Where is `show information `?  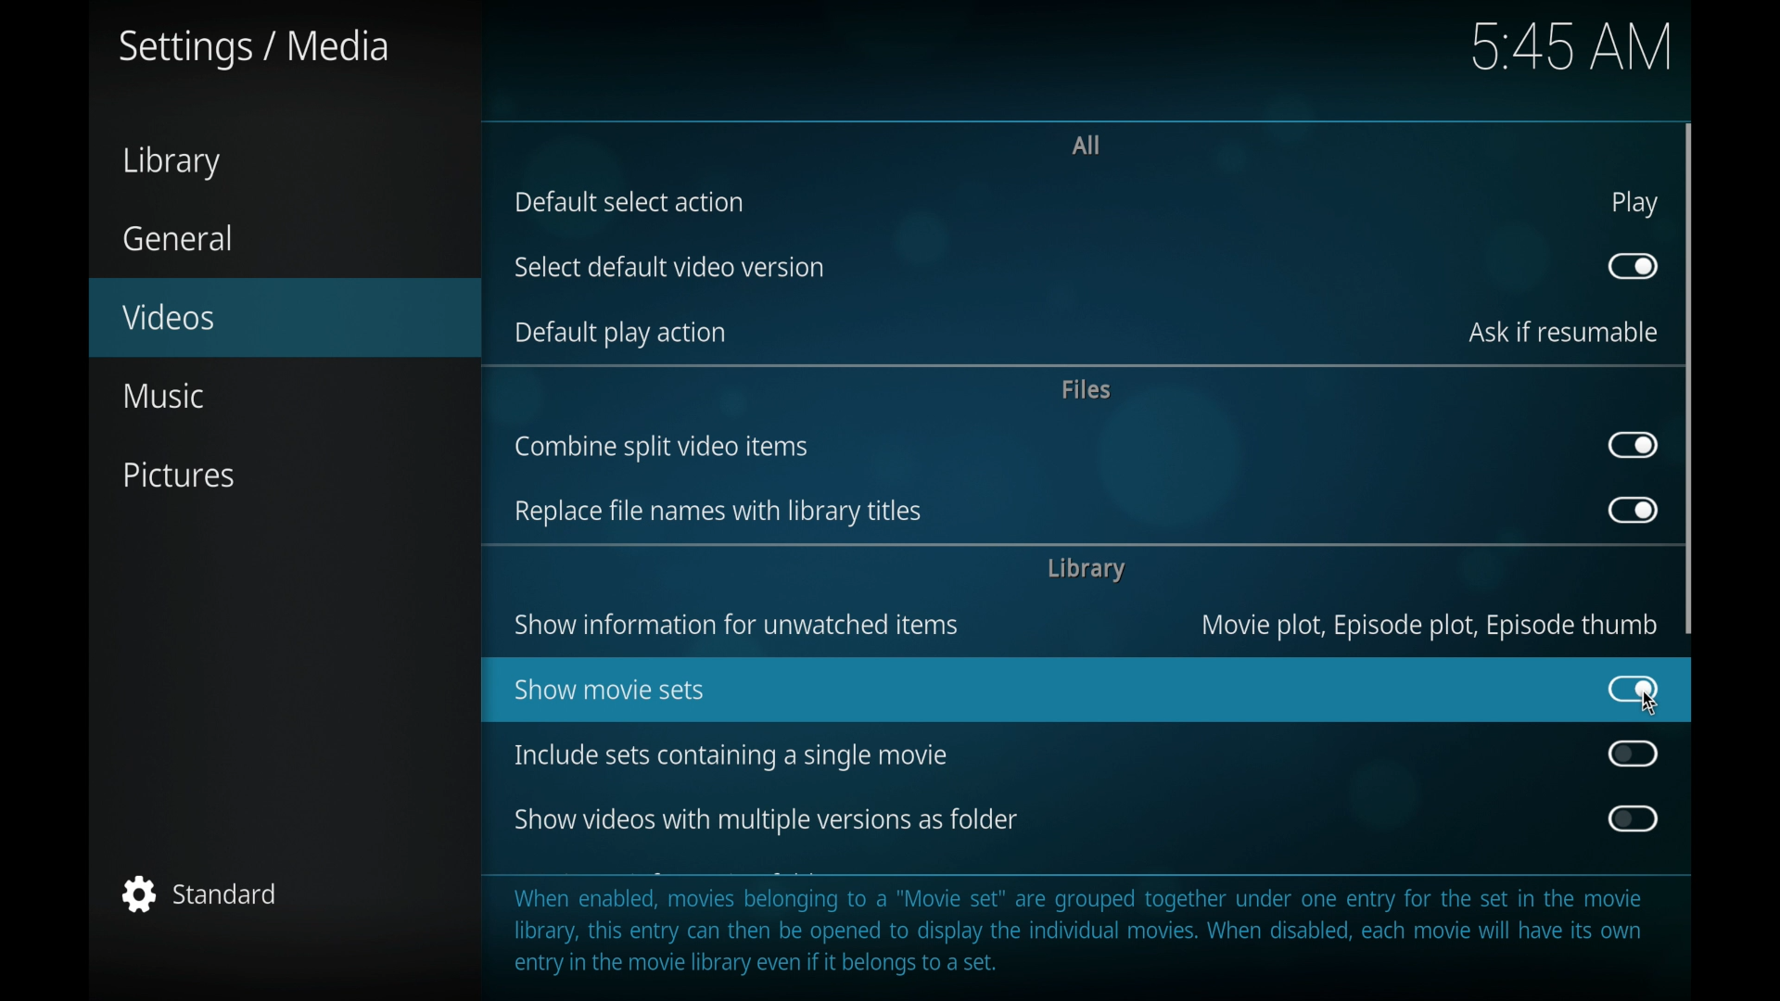 show information  is located at coordinates (736, 625).